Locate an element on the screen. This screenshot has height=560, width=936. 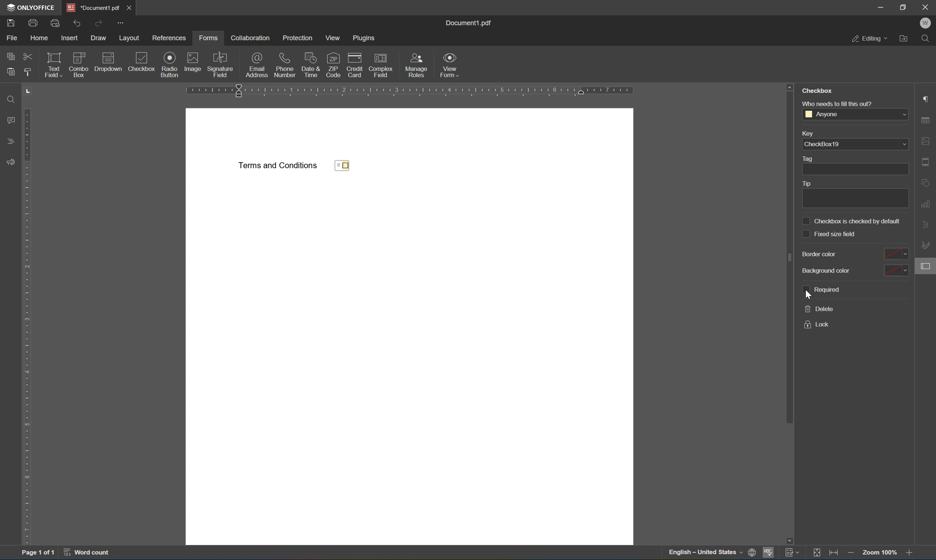
signature field is located at coordinates (220, 64).